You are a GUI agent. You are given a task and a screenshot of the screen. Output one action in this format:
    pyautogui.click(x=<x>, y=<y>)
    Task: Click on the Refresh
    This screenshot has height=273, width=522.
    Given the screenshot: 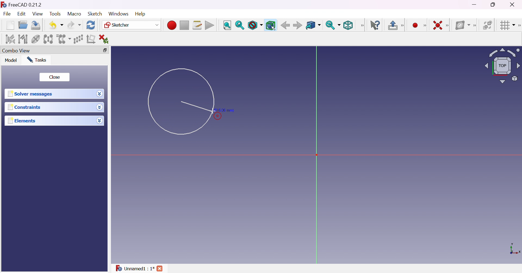 What is the action you would take?
    pyautogui.click(x=91, y=25)
    